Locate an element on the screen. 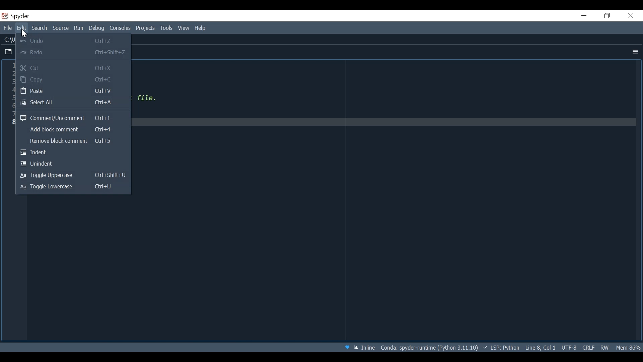 The image size is (643, 362). Ctrl+U is located at coordinates (107, 187).